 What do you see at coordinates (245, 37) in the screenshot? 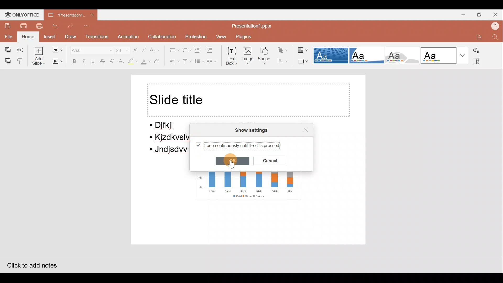
I see `Plugins` at bounding box center [245, 37].